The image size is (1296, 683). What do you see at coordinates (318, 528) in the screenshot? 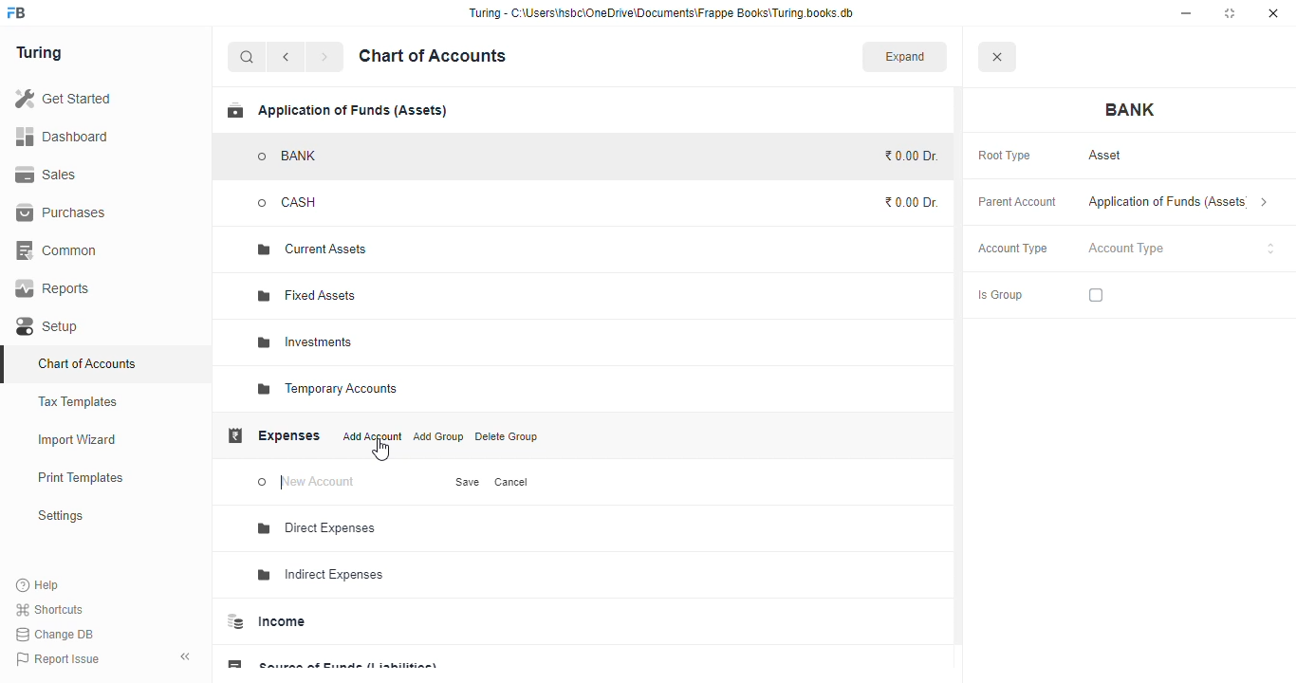
I see `direct expenses` at bounding box center [318, 528].